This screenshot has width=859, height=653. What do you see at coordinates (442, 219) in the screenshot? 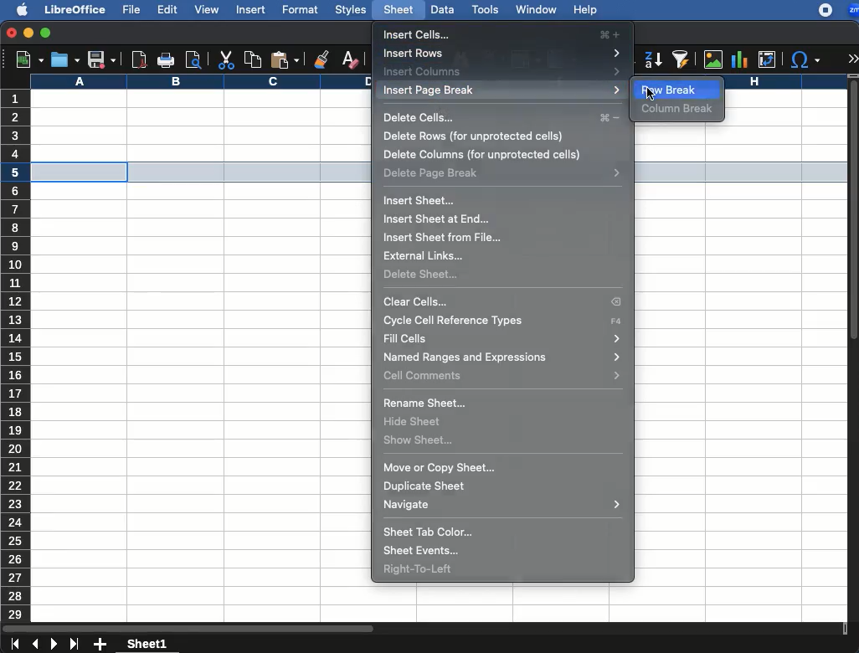
I see `insert sheet at end` at bounding box center [442, 219].